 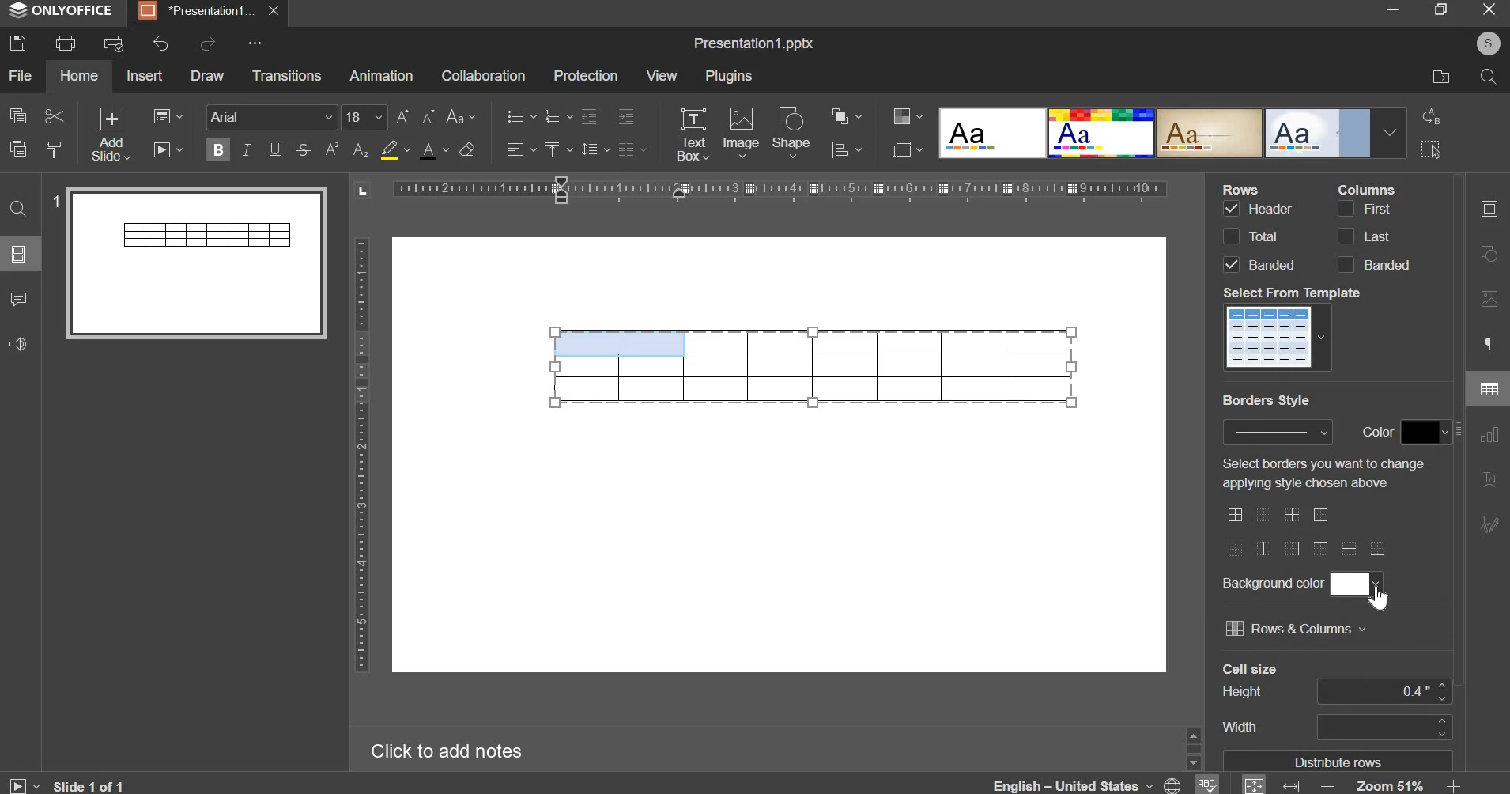 What do you see at coordinates (53, 117) in the screenshot?
I see `cut` at bounding box center [53, 117].